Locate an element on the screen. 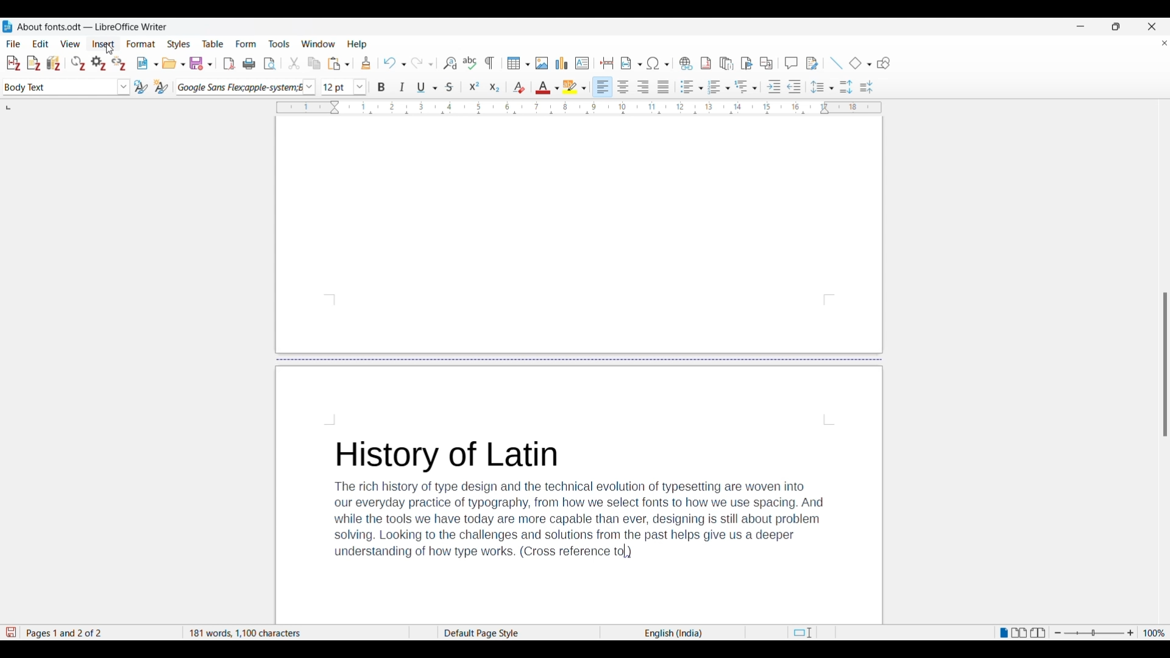  Form menu is located at coordinates (246, 44).